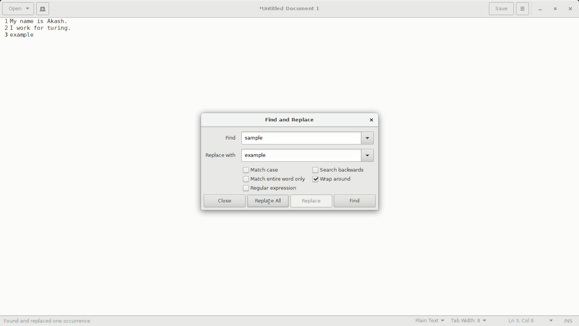 The image size is (579, 326). Describe the element at coordinates (18, 9) in the screenshot. I see `open a file` at that location.